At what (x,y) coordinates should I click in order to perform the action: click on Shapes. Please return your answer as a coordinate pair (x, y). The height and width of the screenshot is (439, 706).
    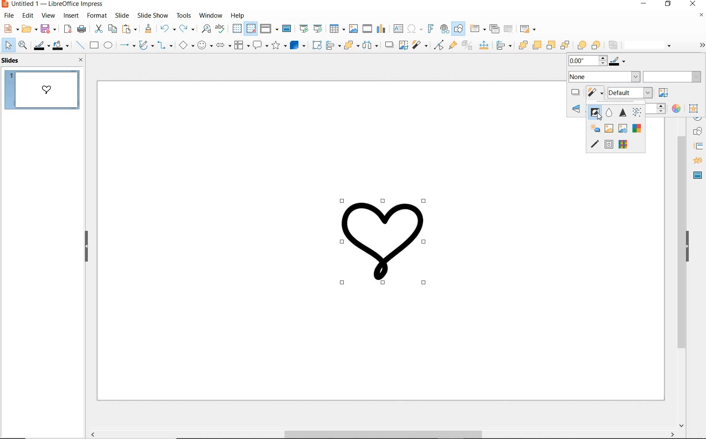
    Looking at the image, I should click on (698, 132).